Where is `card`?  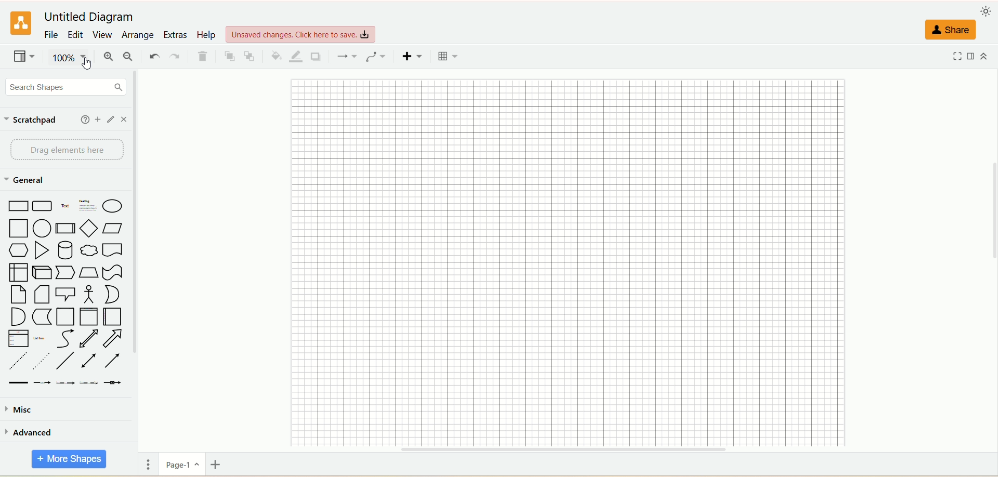
card is located at coordinates (41, 294).